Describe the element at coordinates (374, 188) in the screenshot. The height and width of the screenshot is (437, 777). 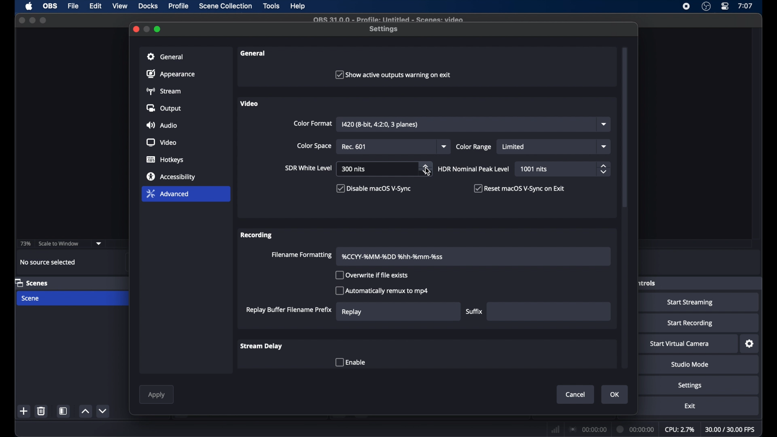
I see `checkbox` at that location.